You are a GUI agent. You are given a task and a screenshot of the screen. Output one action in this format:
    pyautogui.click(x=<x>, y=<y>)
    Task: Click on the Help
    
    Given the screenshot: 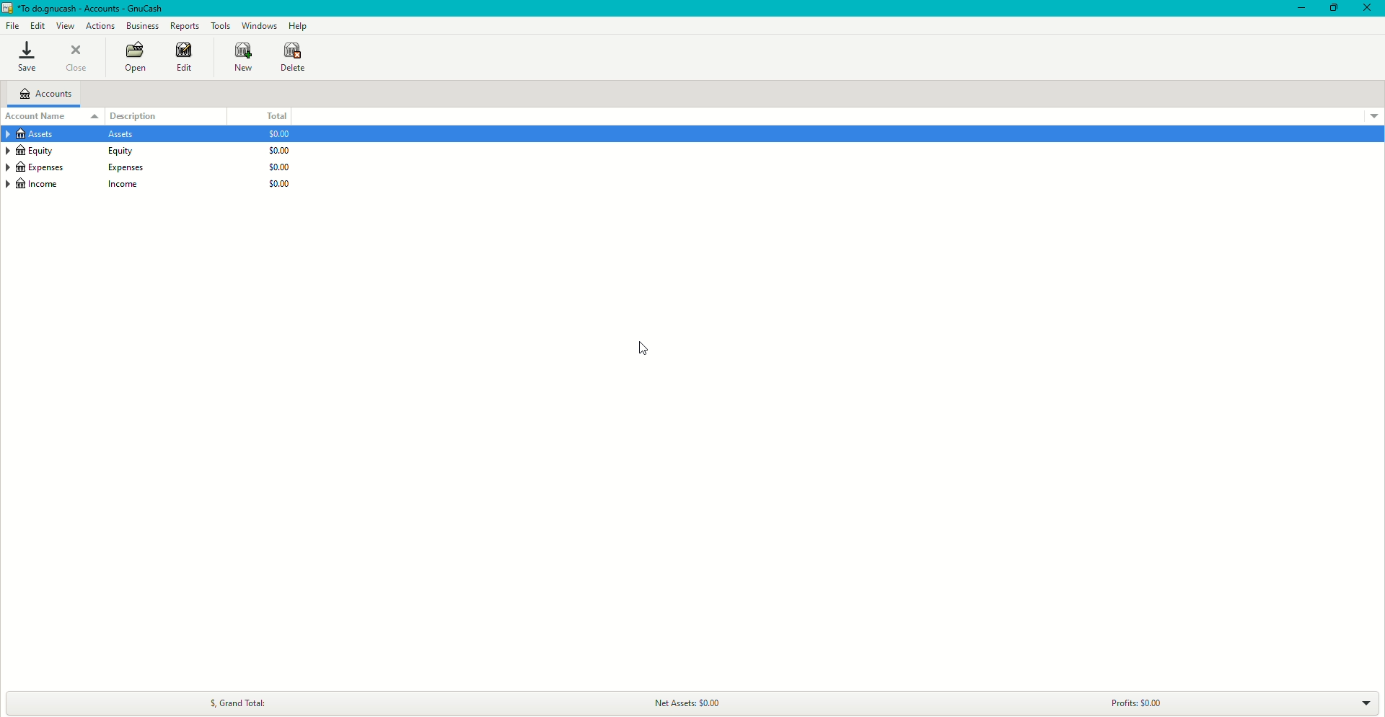 What is the action you would take?
    pyautogui.click(x=298, y=25)
    